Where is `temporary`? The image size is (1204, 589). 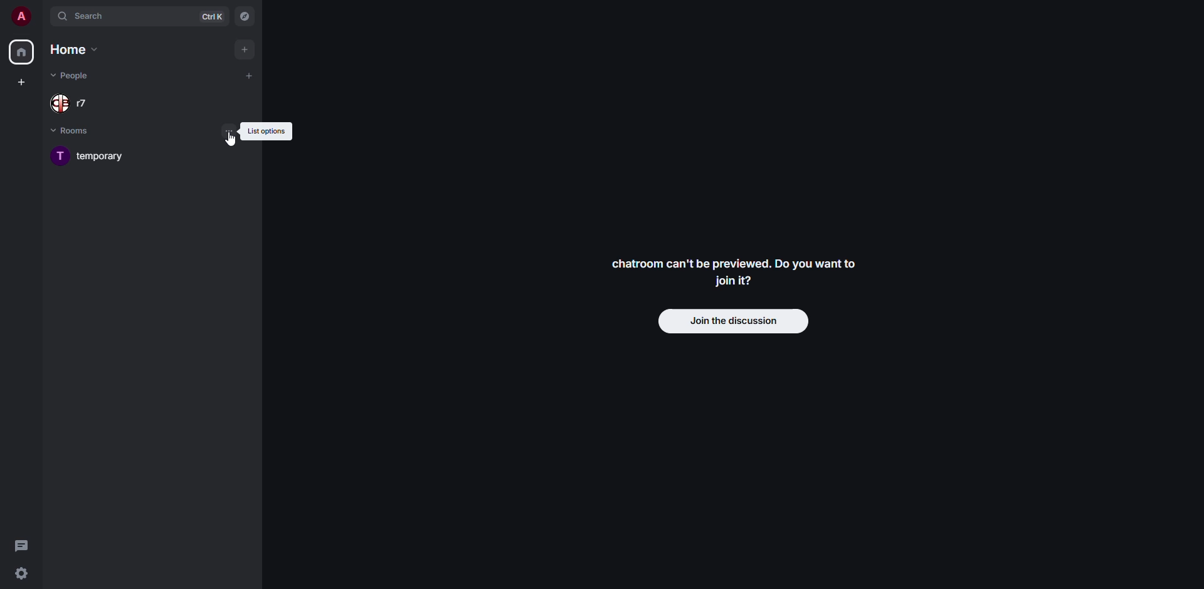 temporary is located at coordinates (95, 156).